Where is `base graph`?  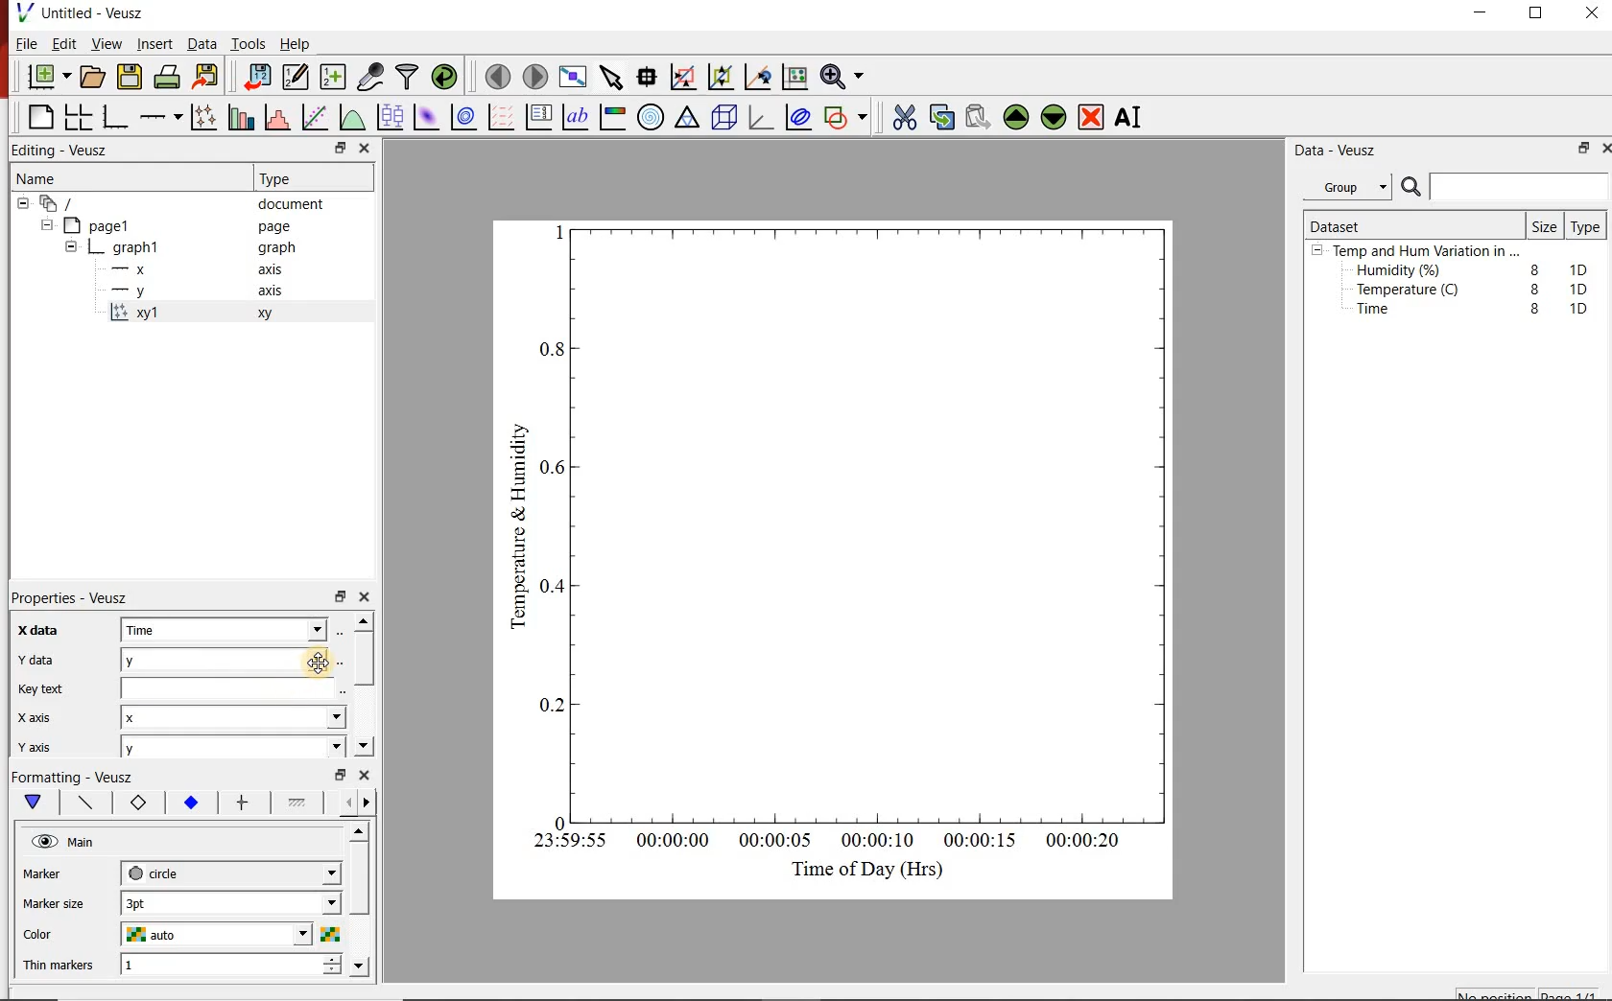
base graph is located at coordinates (117, 114).